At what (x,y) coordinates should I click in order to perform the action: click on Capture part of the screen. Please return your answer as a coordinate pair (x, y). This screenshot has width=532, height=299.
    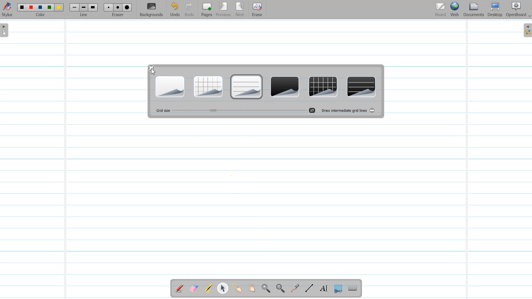
    Looking at the image, I should click on (338, 289).